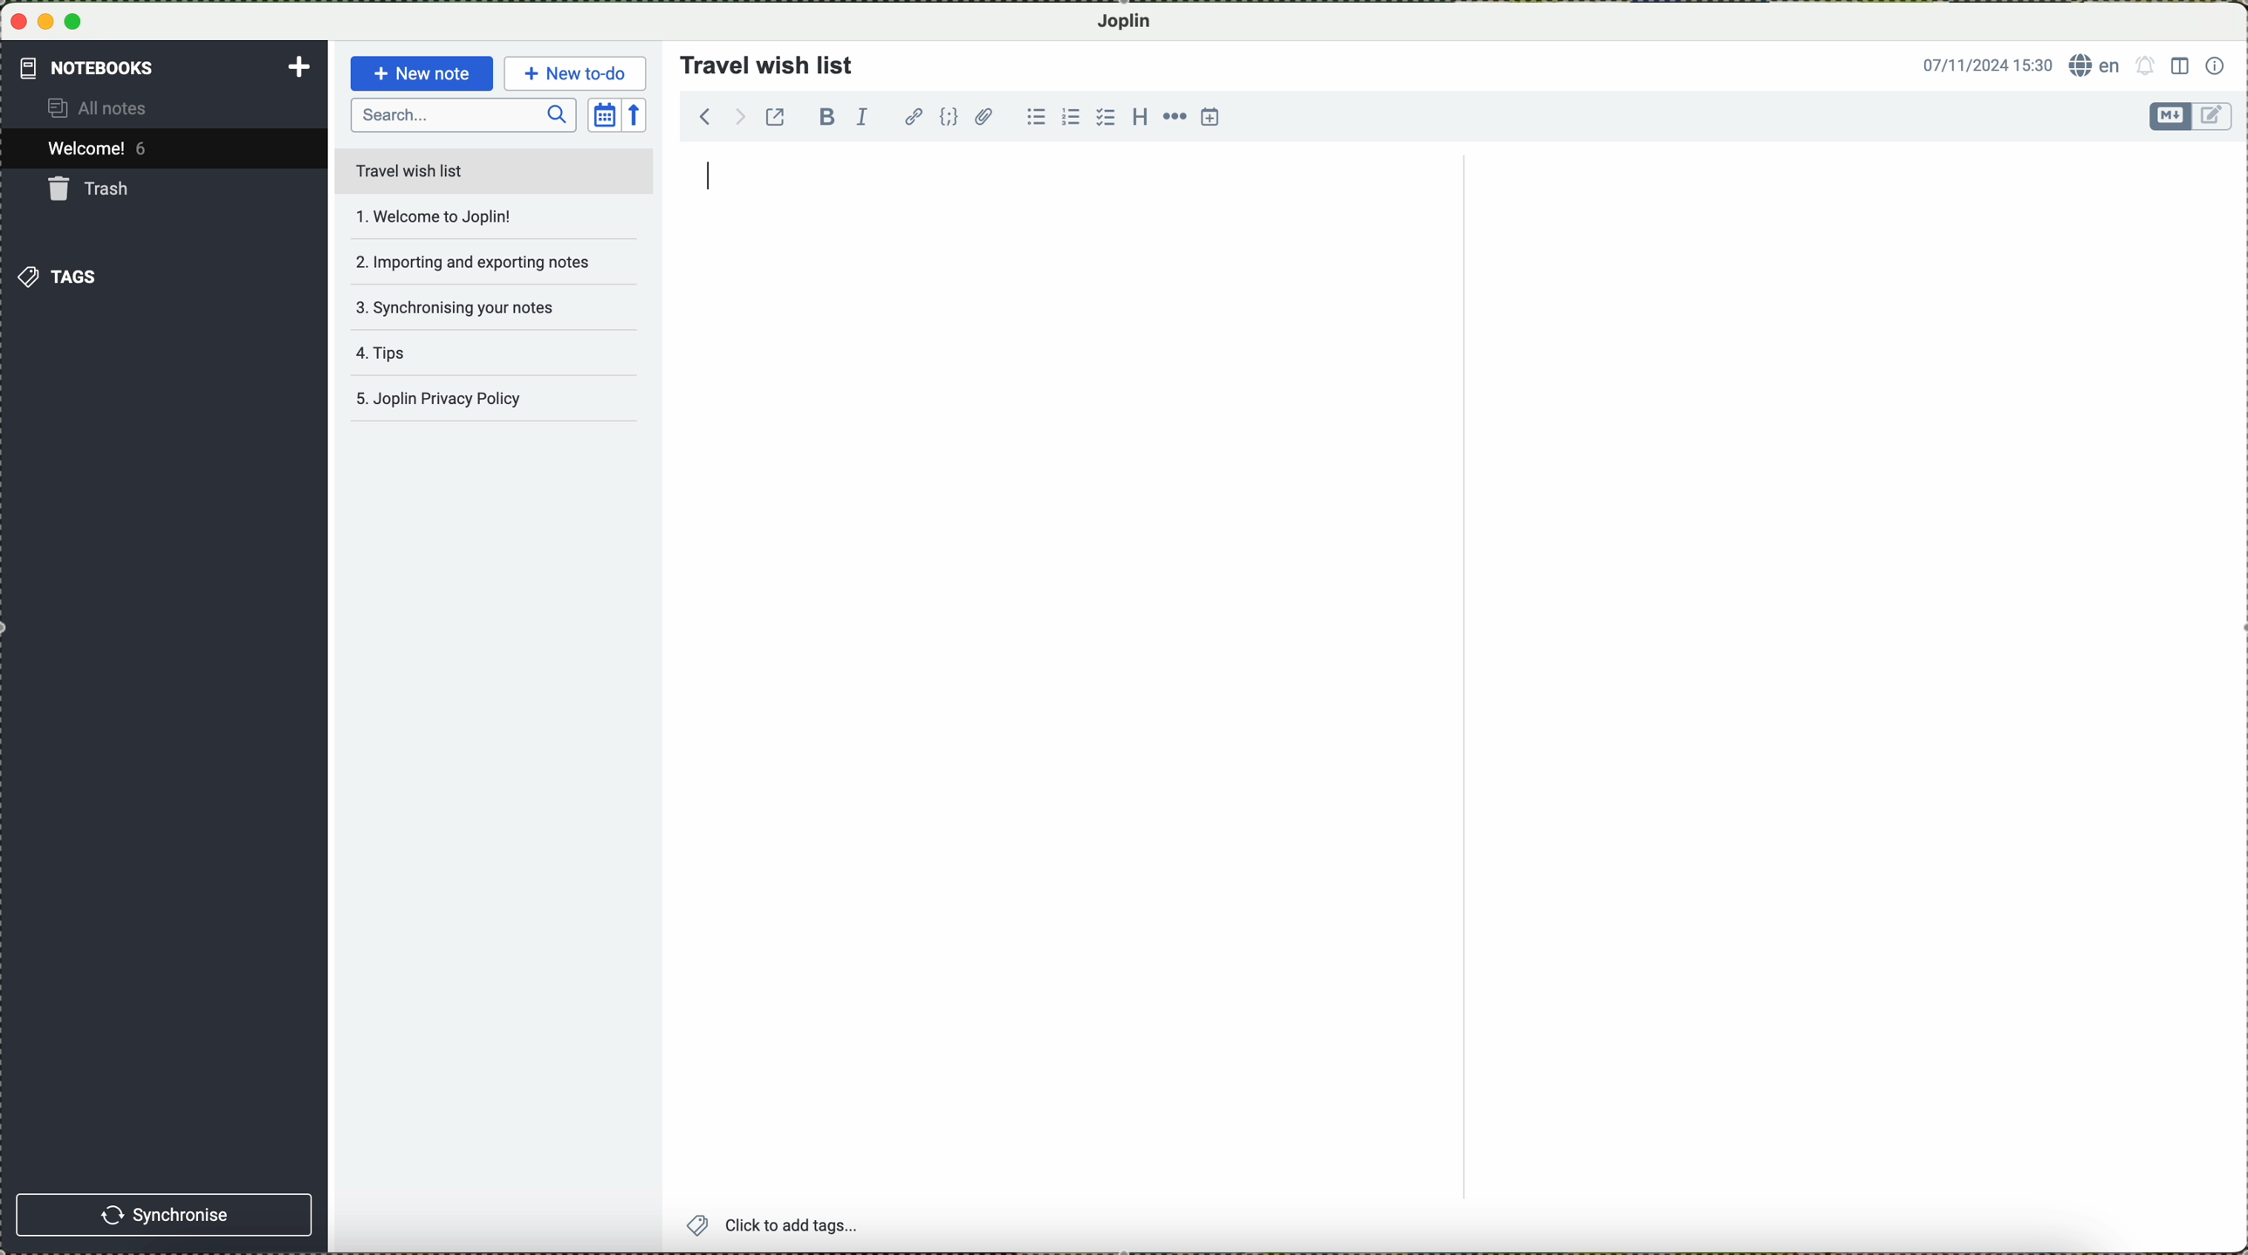 Image resolution: width=2248 pixels, height=1255 pixels. I want to click on tags, so click(60, 276).